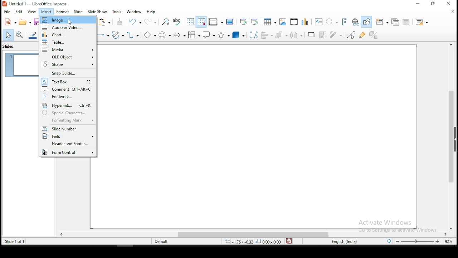 The width and height of the screenshot is (458, 258). Describe the element at coordinates (294, 20) in the screenshot. I see `insert audio or video` at that location.